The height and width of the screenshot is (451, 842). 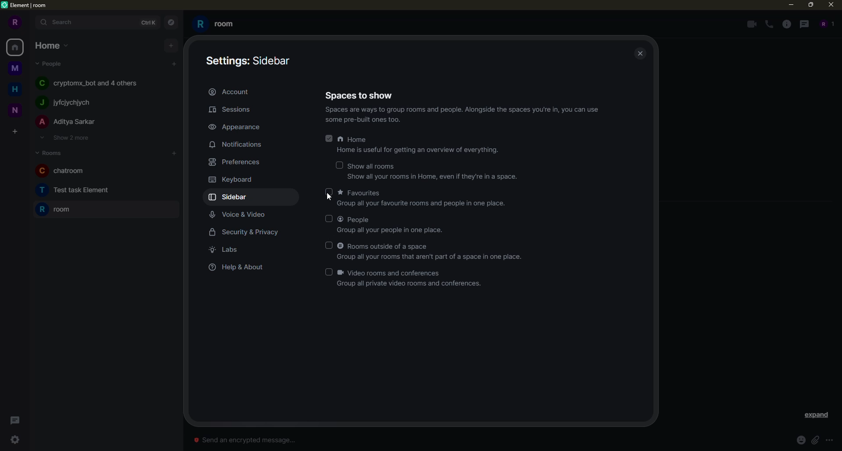 What do you see at coordinates (408, 152) in the screenshot?
I see `Home is useful for getting an overview of everything.` at bounding box center [408, 152].